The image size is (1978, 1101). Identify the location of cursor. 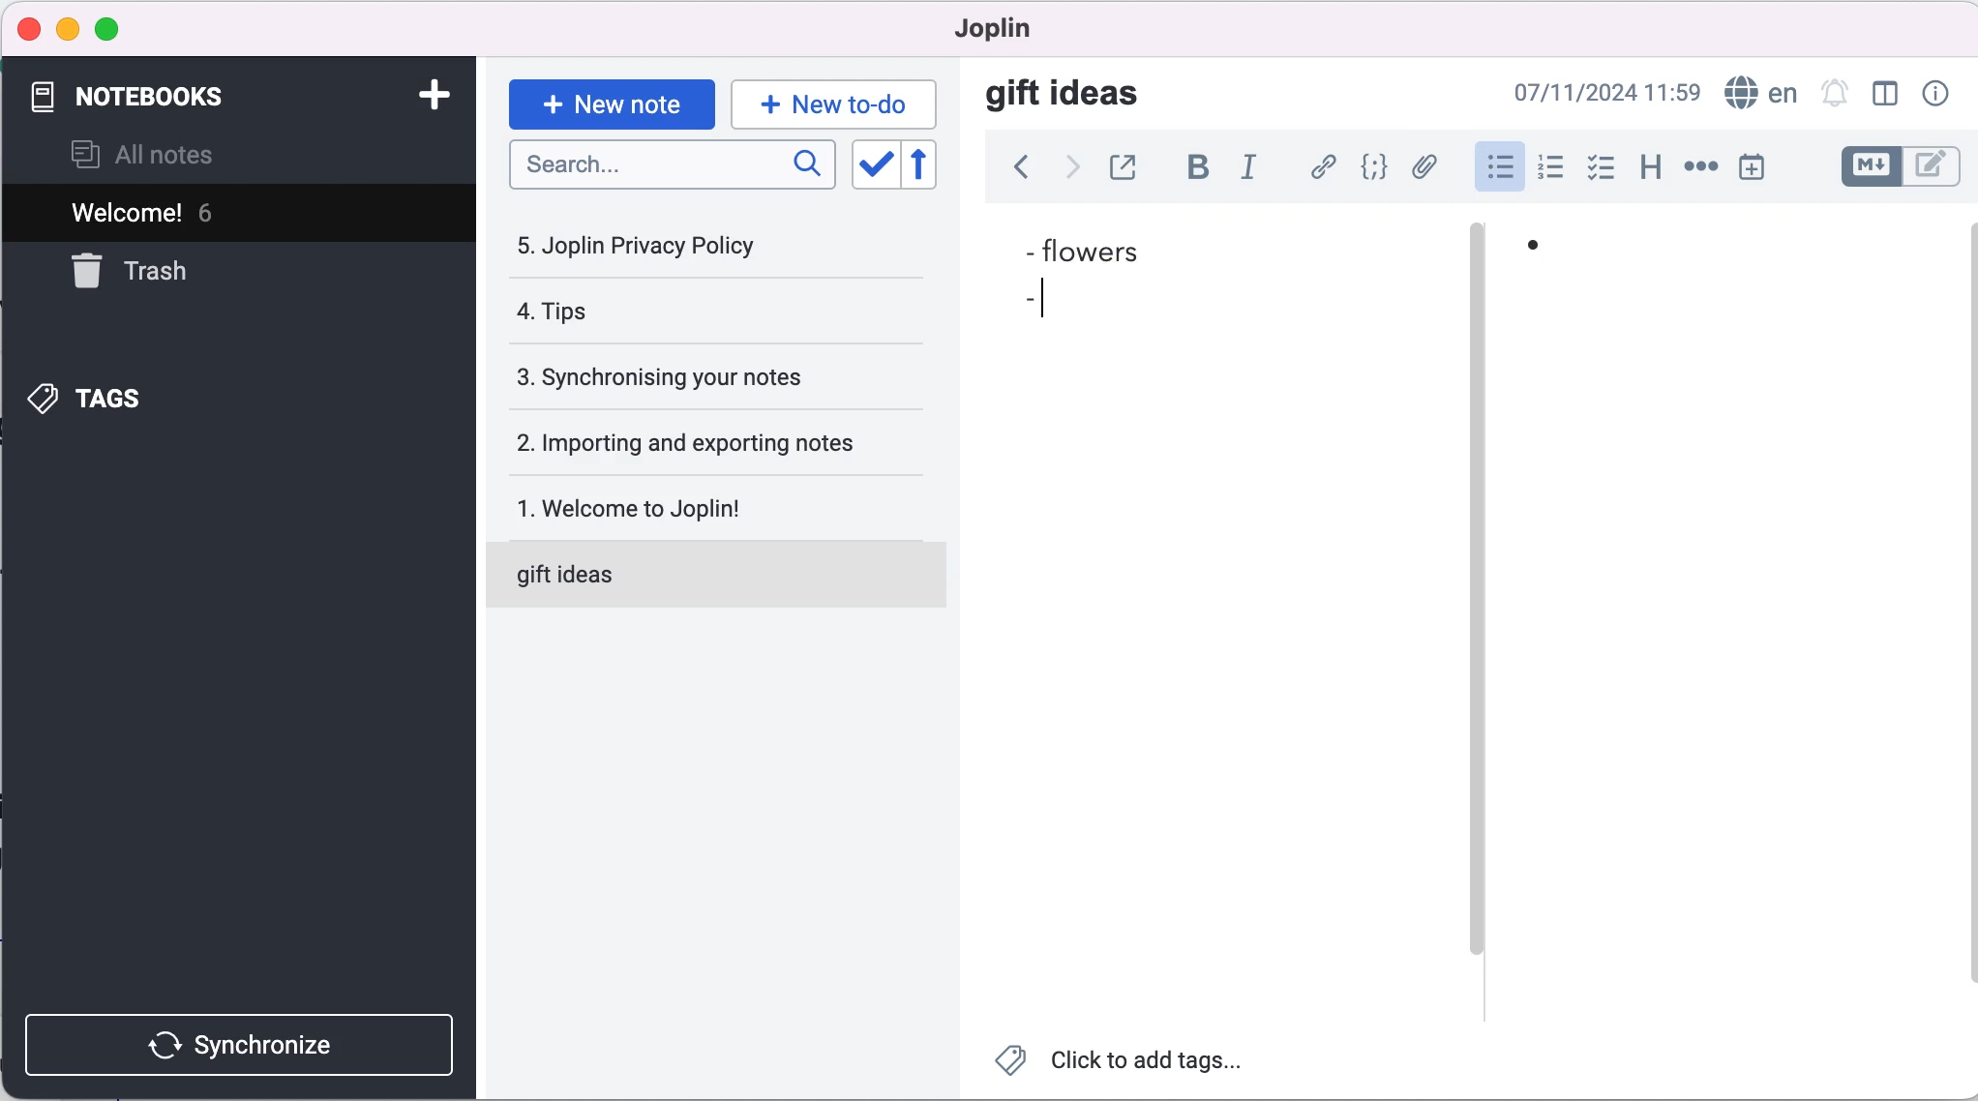
(1049, 301).